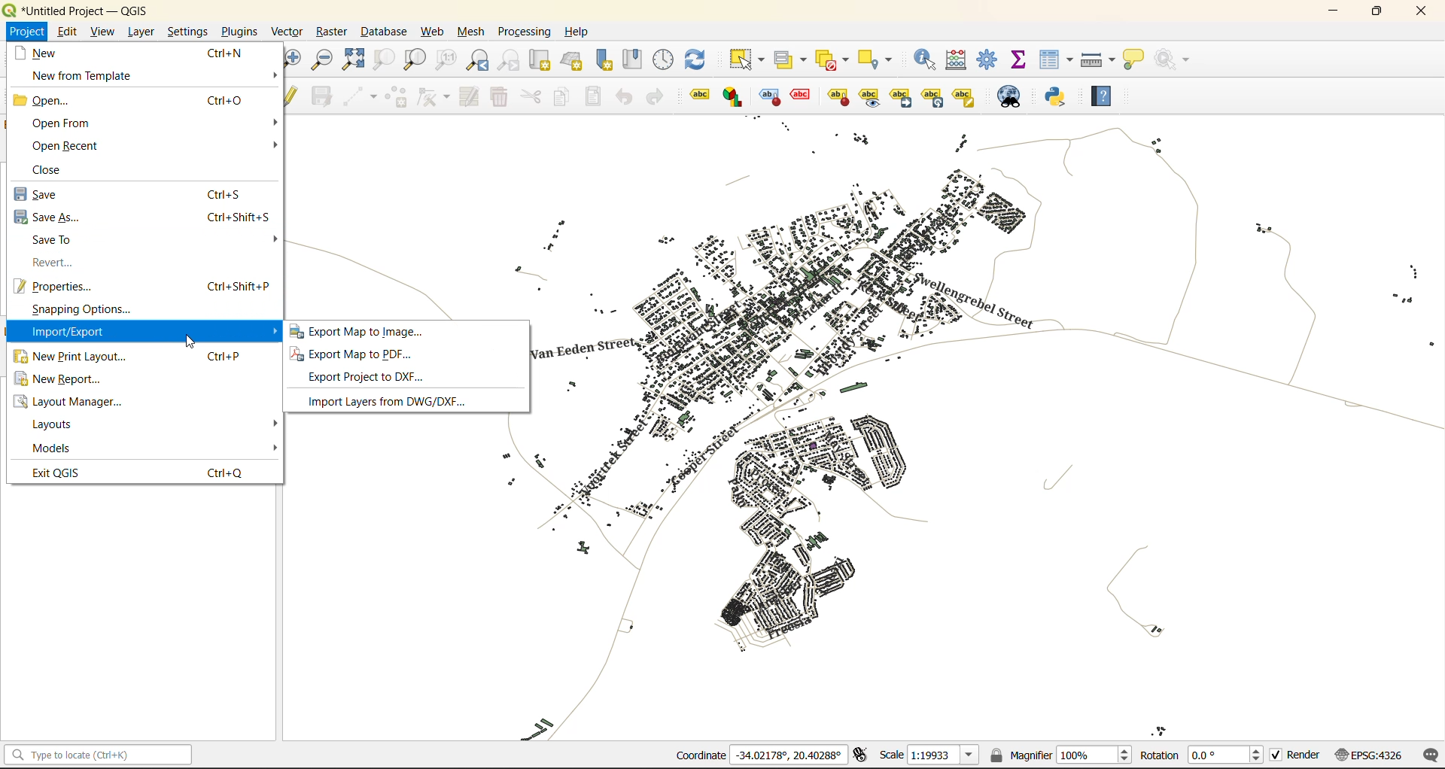  Describe the element at coordinates (141, 30) in the screenshot. I see `layer` at that location.